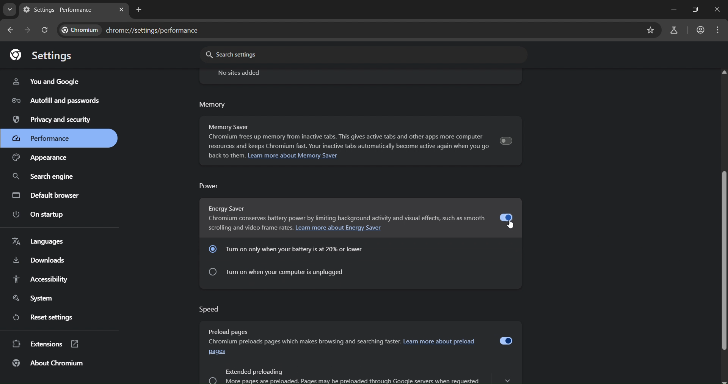 This screenshot has height=384, width=728. I want to click on minimize, so click(672, 8).